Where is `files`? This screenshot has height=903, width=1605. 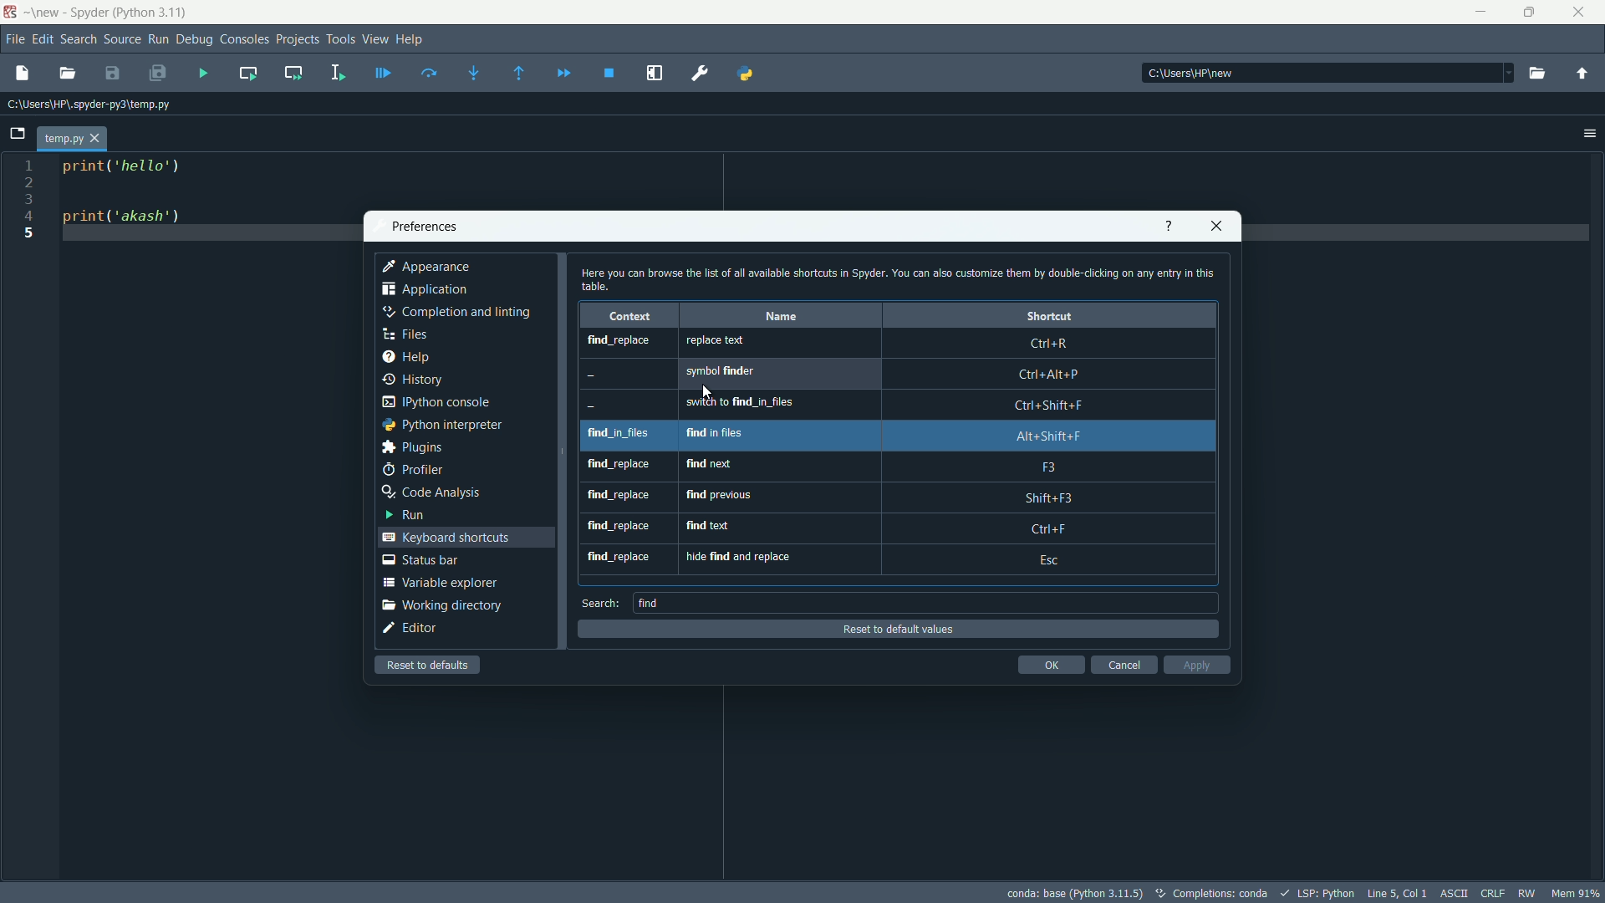 files is located at coordinates (416, 332).